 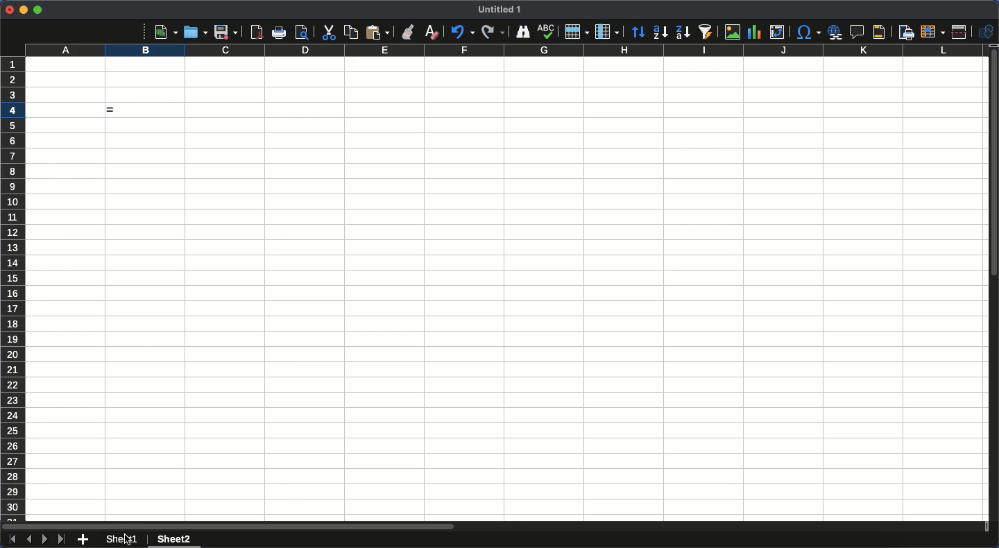 What do you see at coordinates (682, 33) in the screenshot?
I see `Descending` at bounding box center [682, 33].